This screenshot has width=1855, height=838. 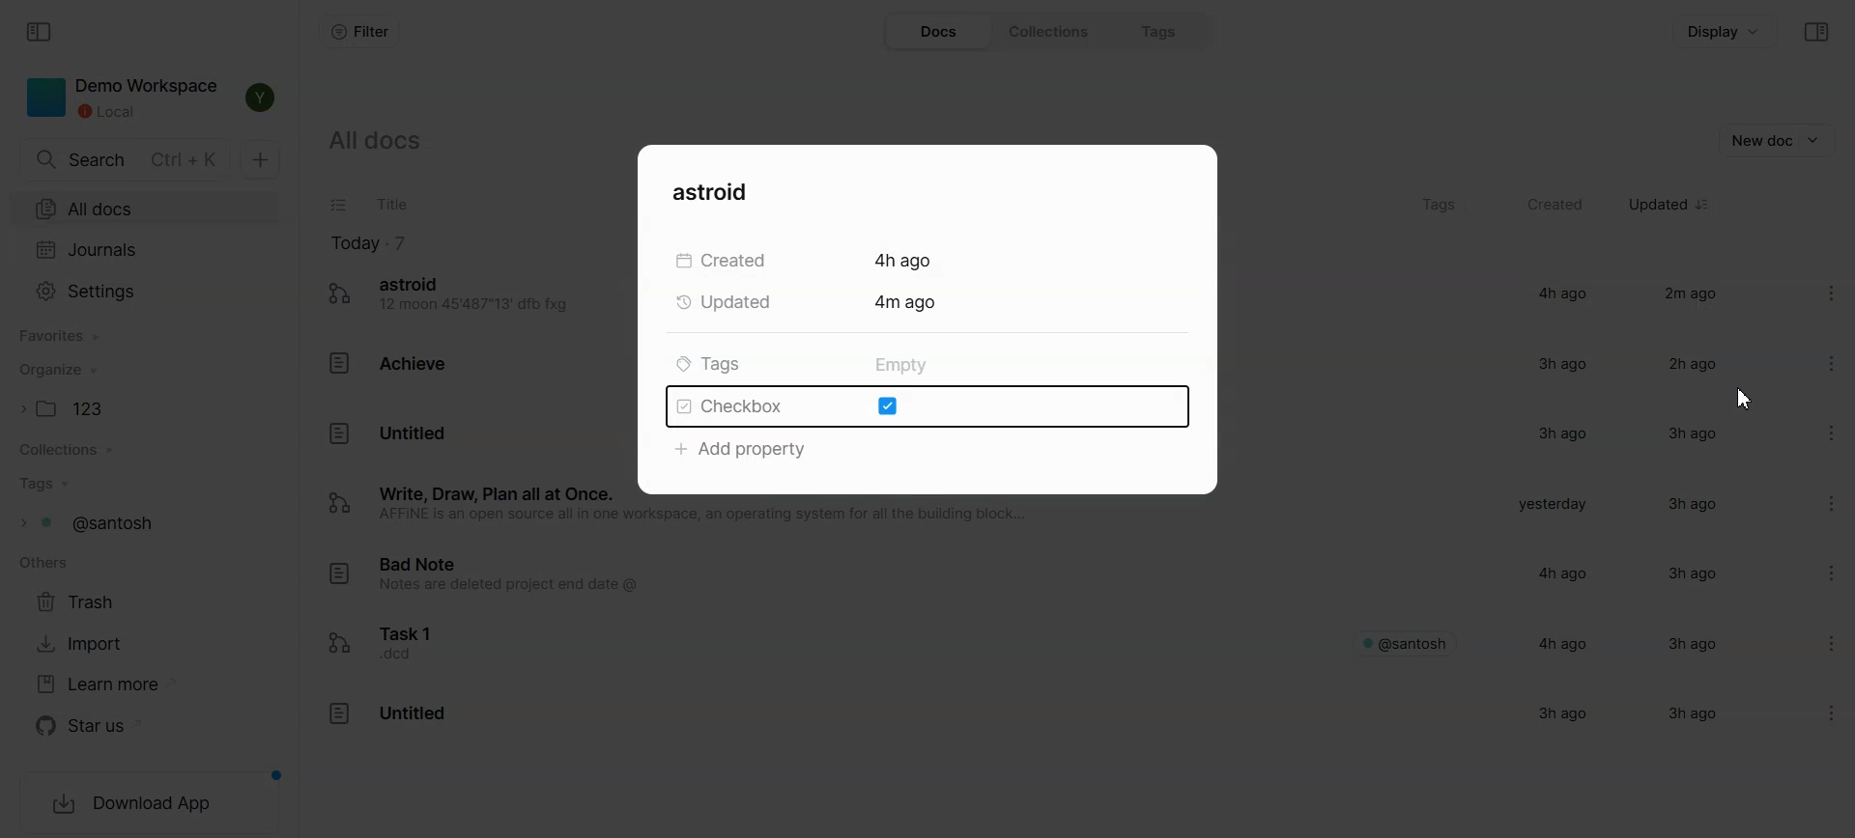 I want to click on 2h ago, so click(x=1687, y=366).